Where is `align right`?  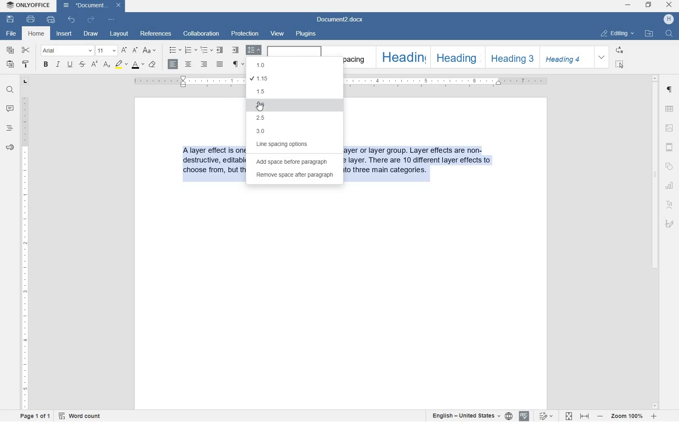
align right is located at coordinates (173, 65).